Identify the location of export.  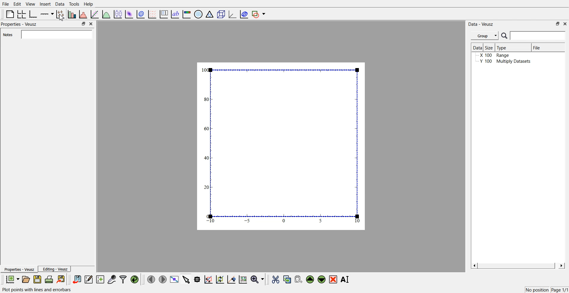
(61, 279).